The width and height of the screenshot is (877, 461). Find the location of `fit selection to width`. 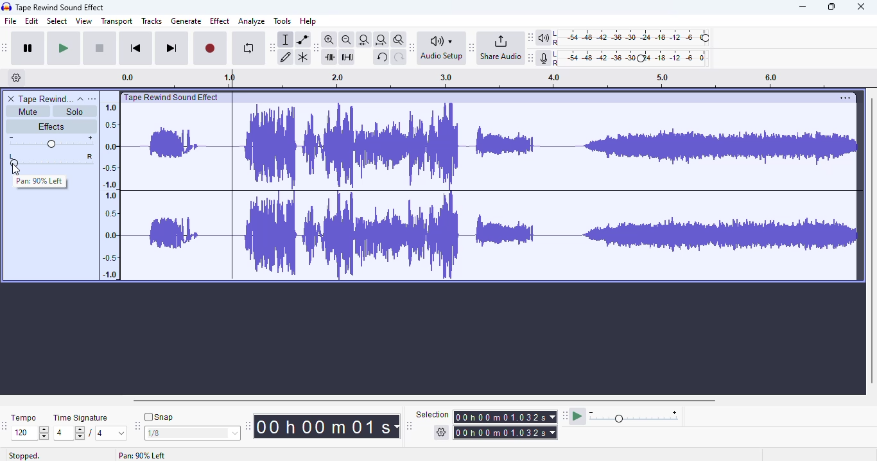

fit selection to width is located at coordinates (364, 40).